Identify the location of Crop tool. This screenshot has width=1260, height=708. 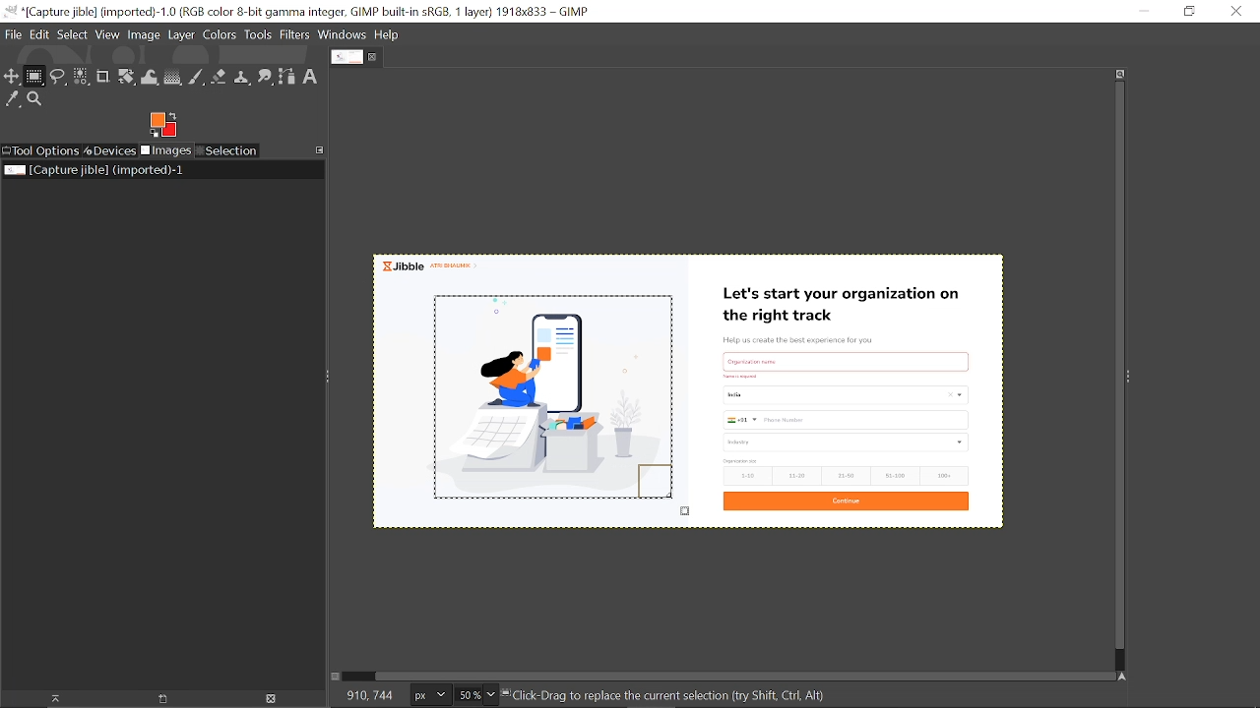
(102, 78).